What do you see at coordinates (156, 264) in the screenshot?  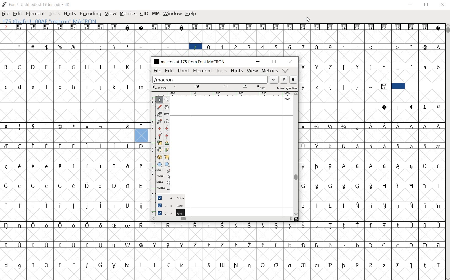 I see `Symbol` at bounding box center [156, 264].